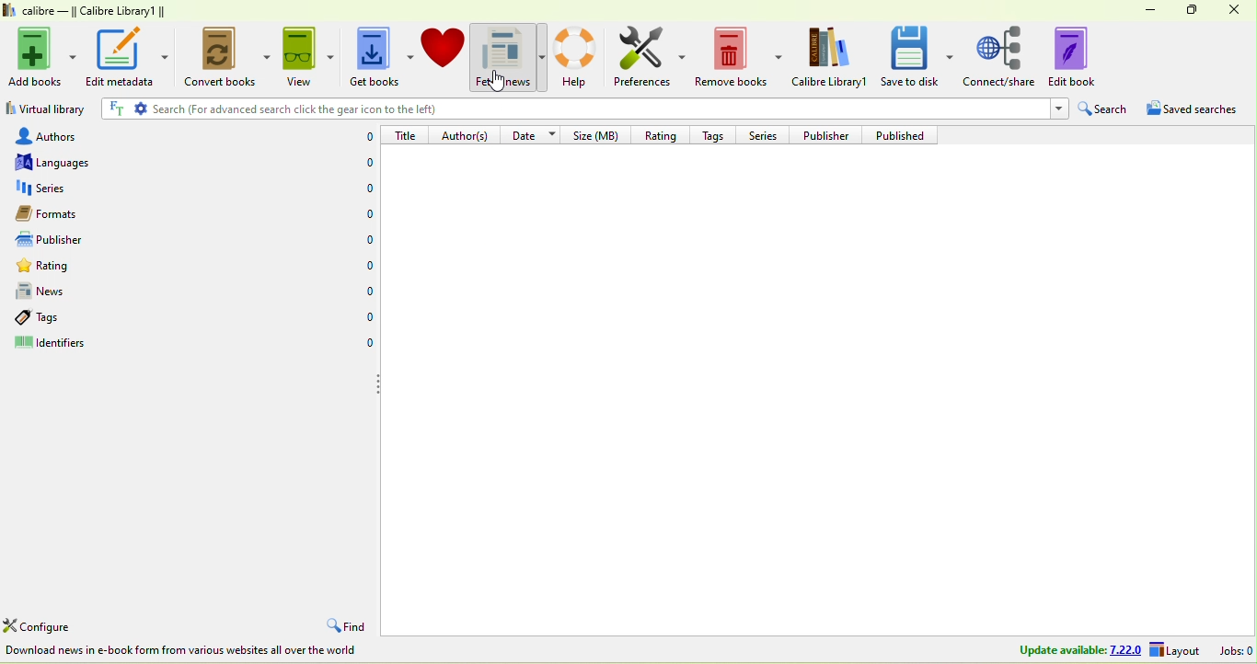  Describe the element at coordinates (831, 58) in the screenshot. I see `calibre library 1` at that location.